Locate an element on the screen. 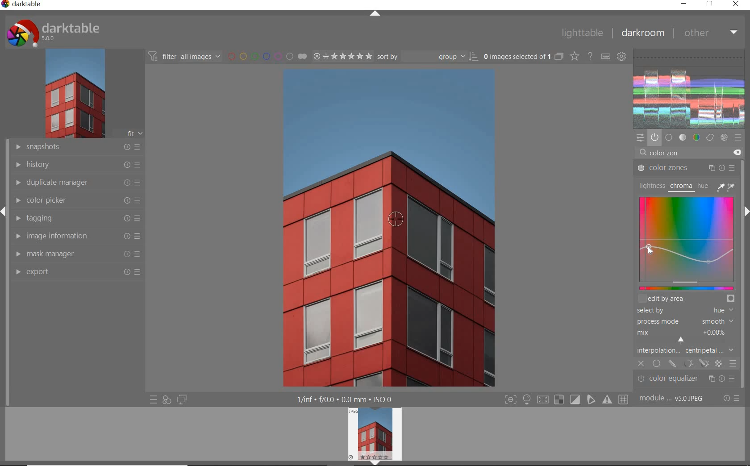 This screenshot has height=466, width=750. selected Image range rating is located at coordinates (343, 56).